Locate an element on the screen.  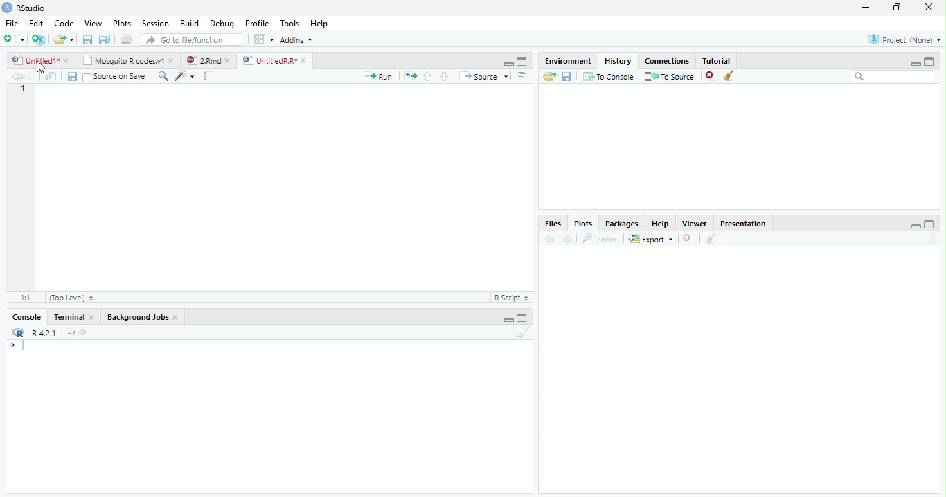
Build is located at coordinates (192, 24).